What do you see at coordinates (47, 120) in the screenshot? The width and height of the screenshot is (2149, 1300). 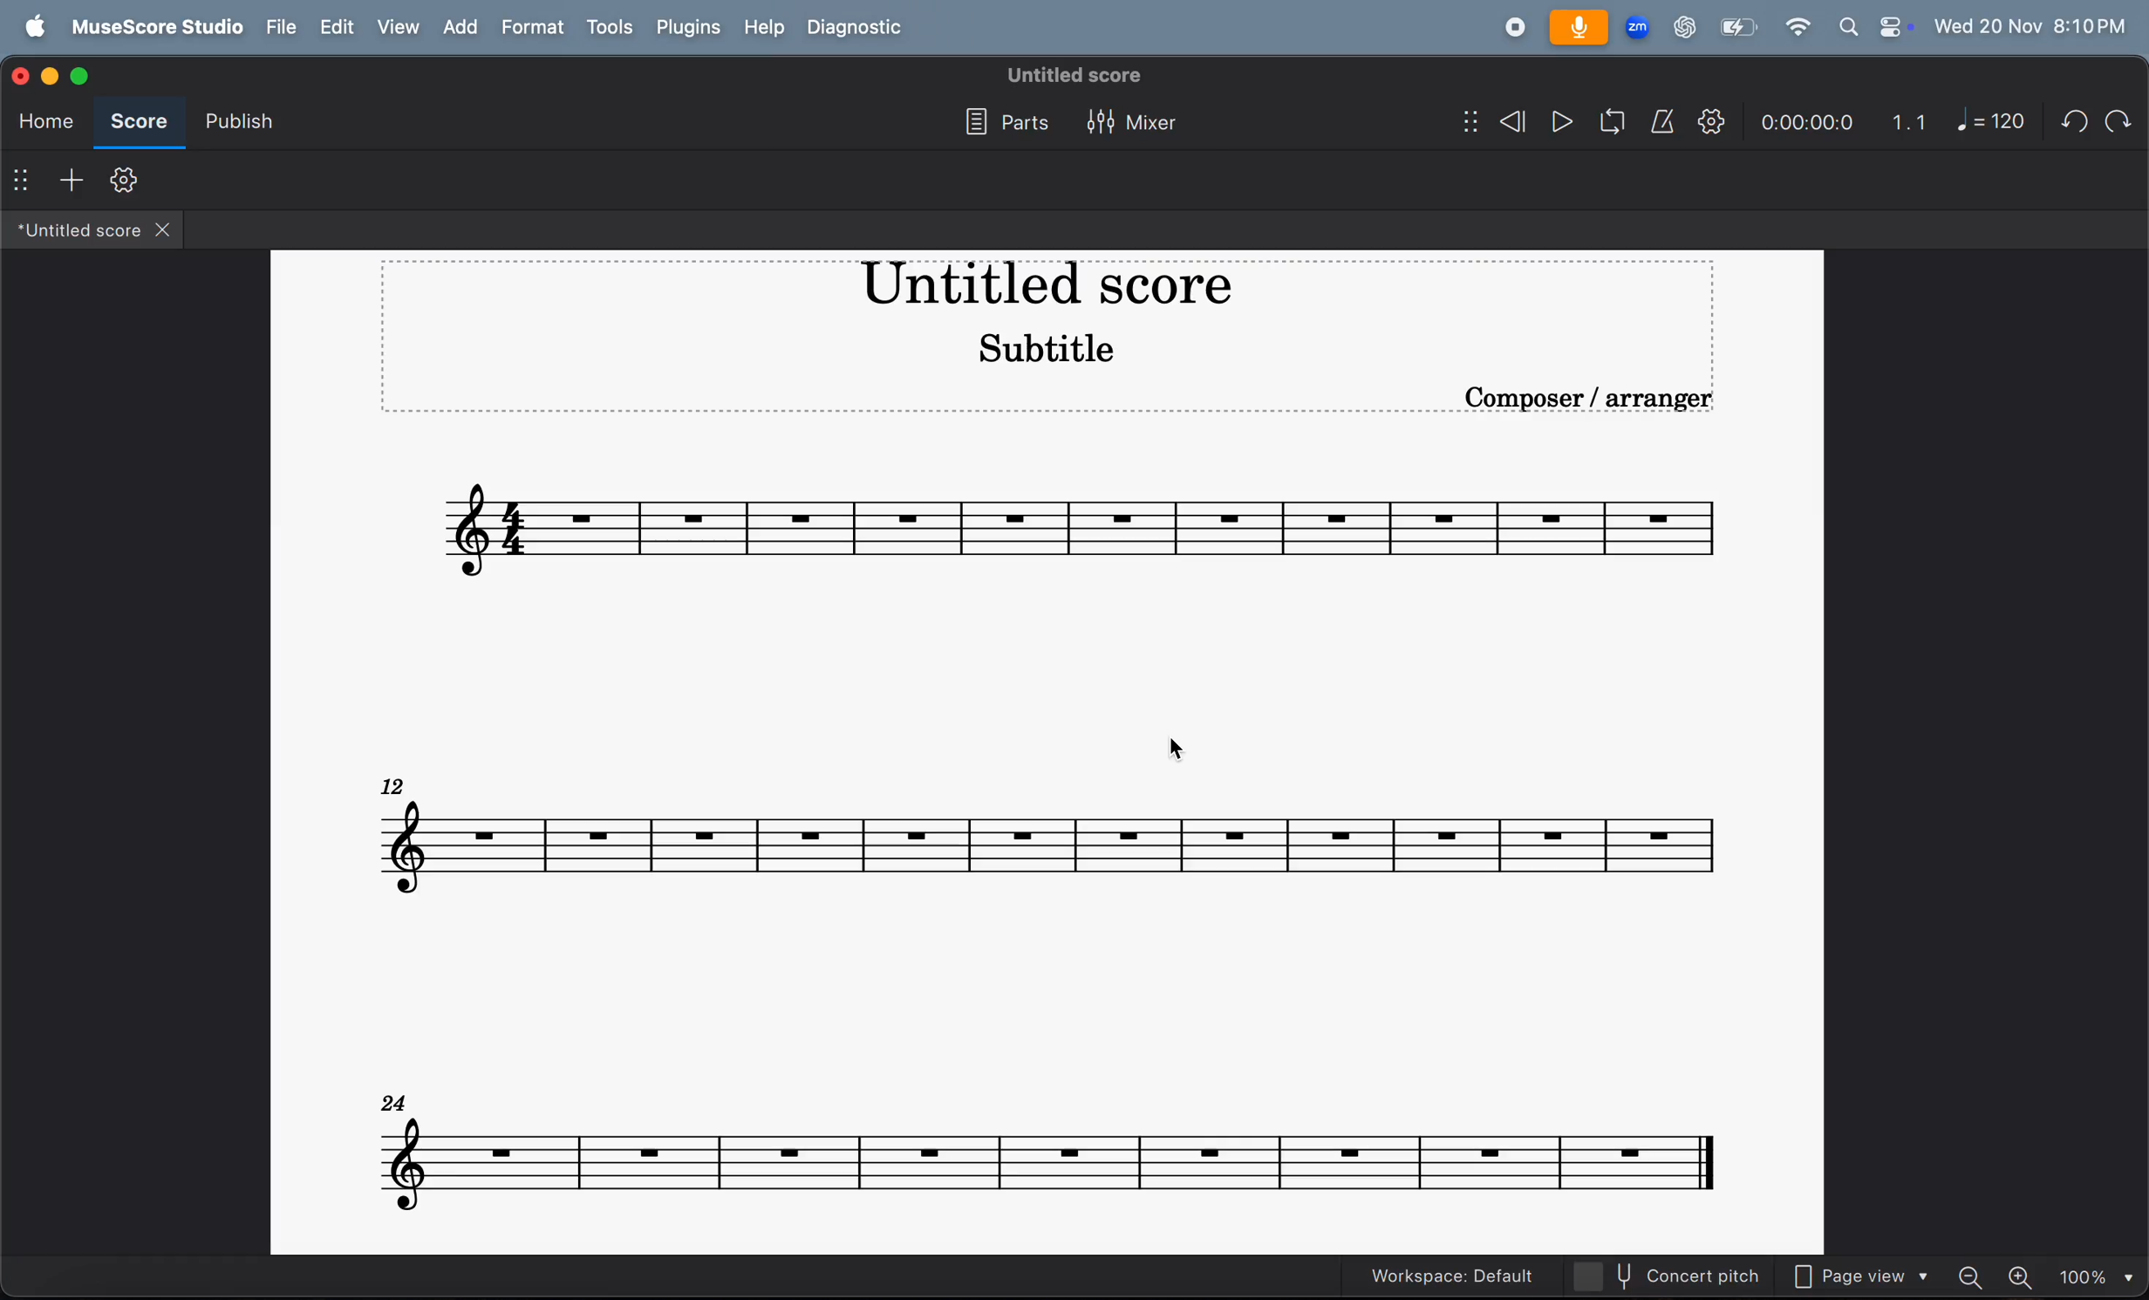 I see `home` at bounding box center [47, 120].